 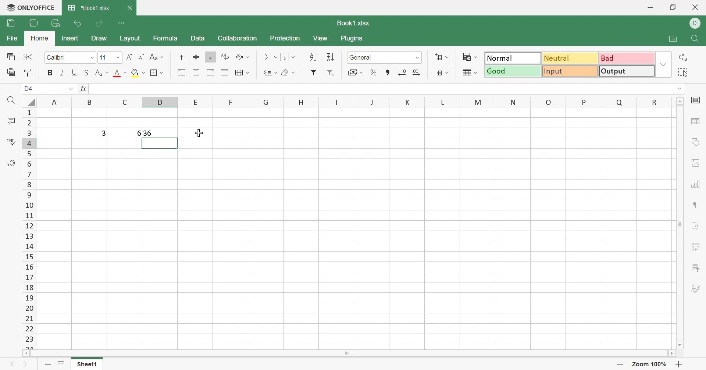 I want to click on Align bottom, so click(x=211, y=57).